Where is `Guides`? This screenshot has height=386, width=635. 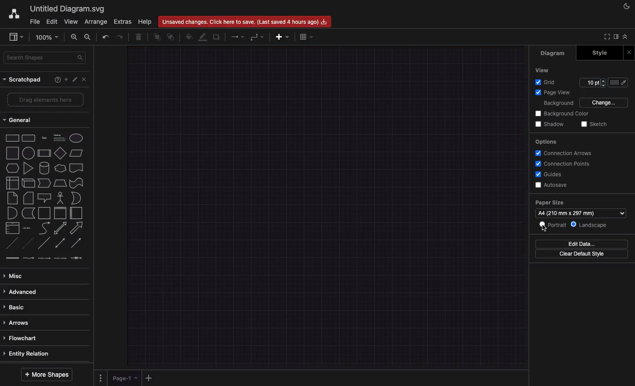
Guides is located at coordinates (549, 175).